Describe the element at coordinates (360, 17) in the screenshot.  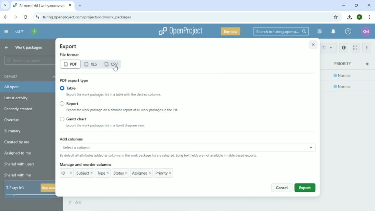
I see `K` at that location.